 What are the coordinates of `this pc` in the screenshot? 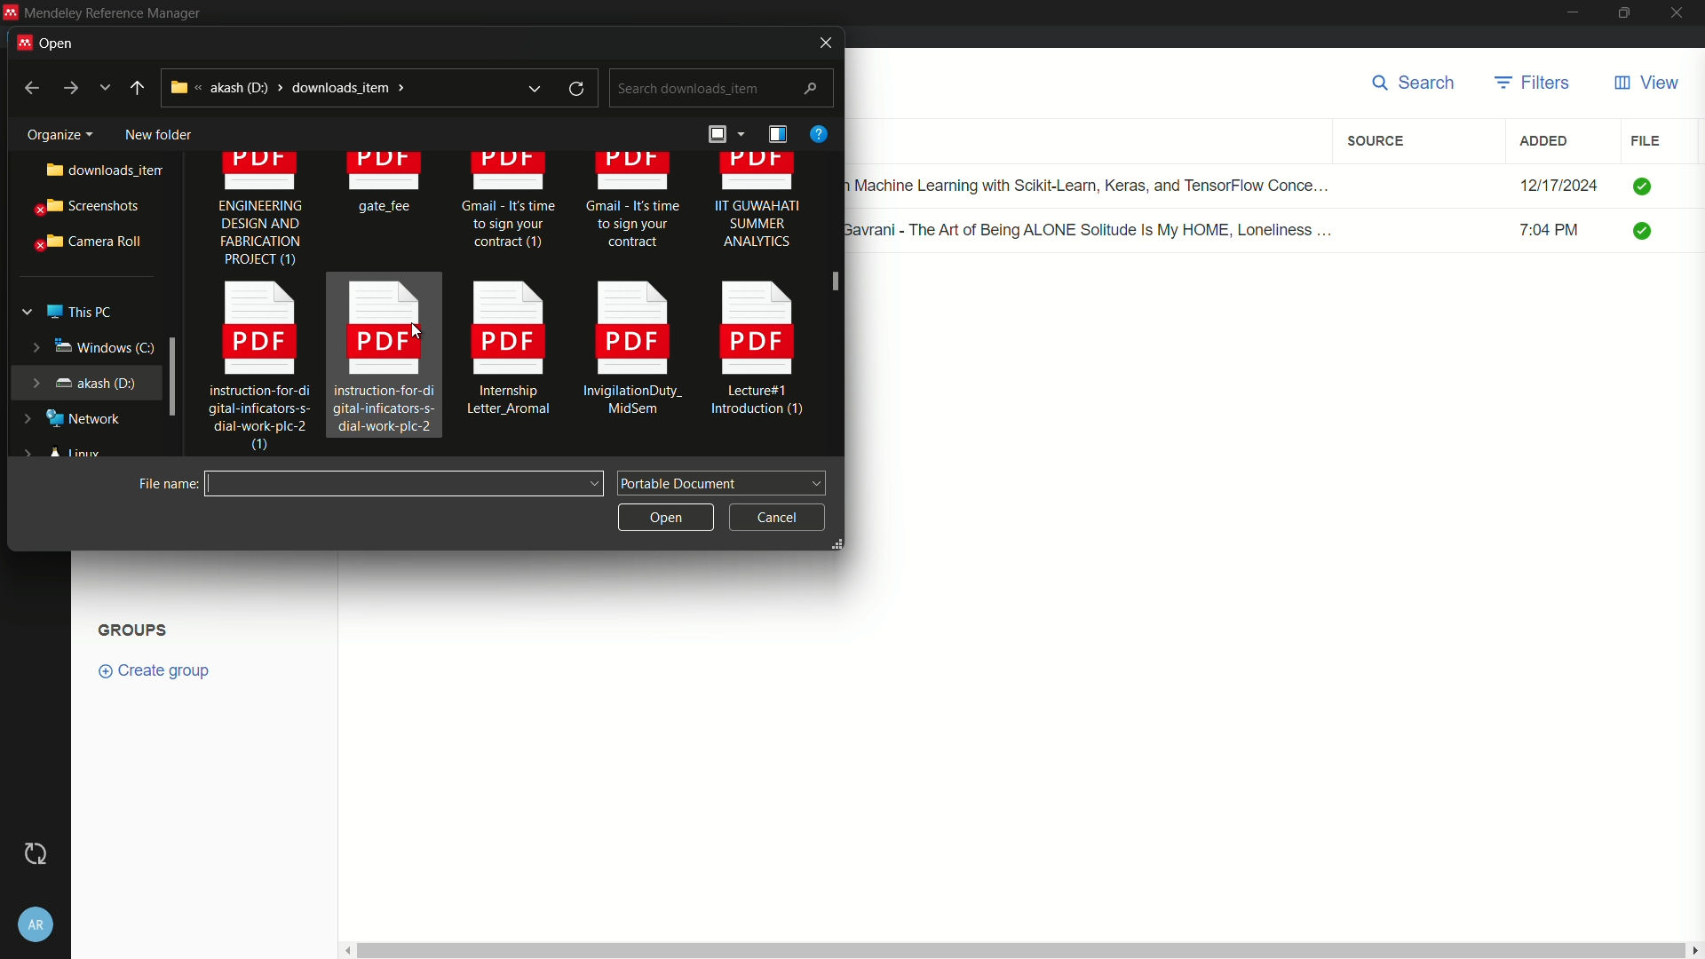 It's located at (78, 308).